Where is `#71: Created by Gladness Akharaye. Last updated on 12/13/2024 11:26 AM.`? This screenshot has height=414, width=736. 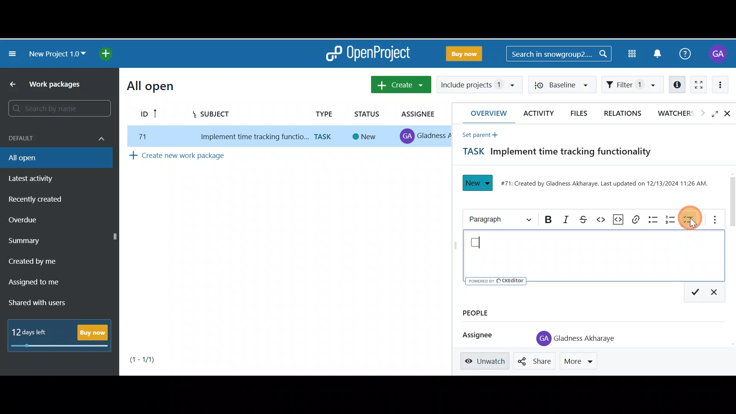 #71: Created by Gladness Akharaye. Last updated on 12/13/2024 11:26 AM. is located at coordinates (606, 186).